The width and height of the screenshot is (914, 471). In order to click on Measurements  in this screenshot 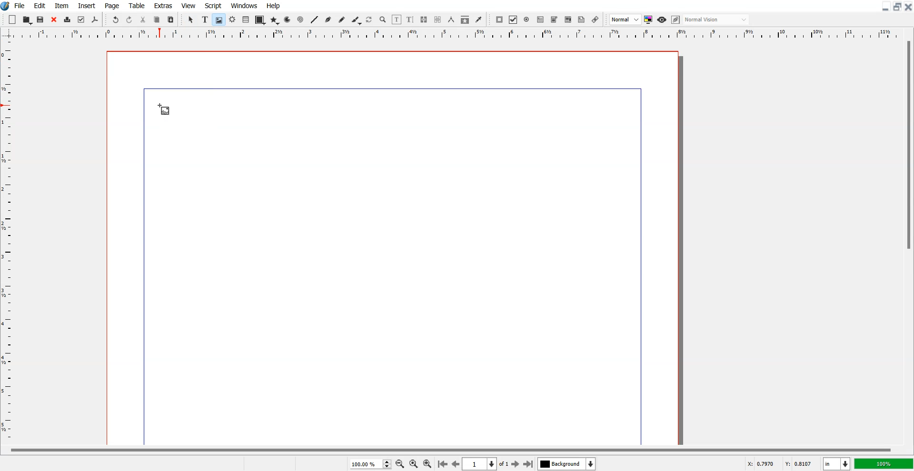, I will do `click(451, 20)`.